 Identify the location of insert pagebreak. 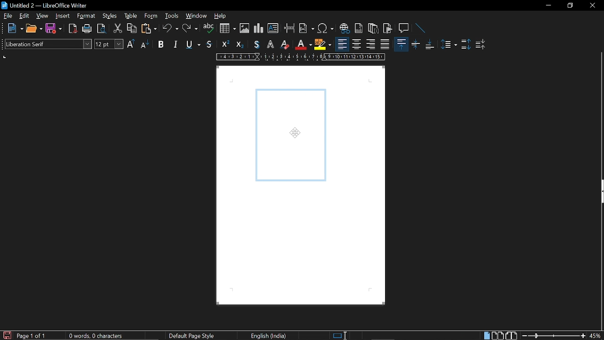
(290, 29).